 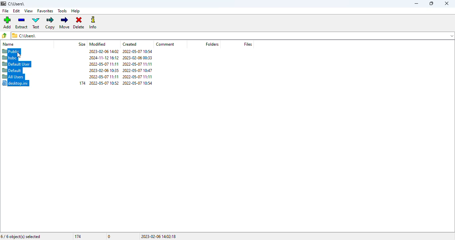 What do you see at coordinates (102, 71) in the screenshot?
I see `2023-02-06 10:35` at bounding box center [102, 71].